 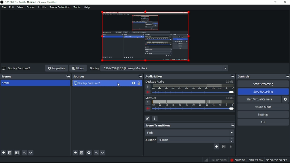 I want to click on Scene transitions, so click(x=190, y=126).